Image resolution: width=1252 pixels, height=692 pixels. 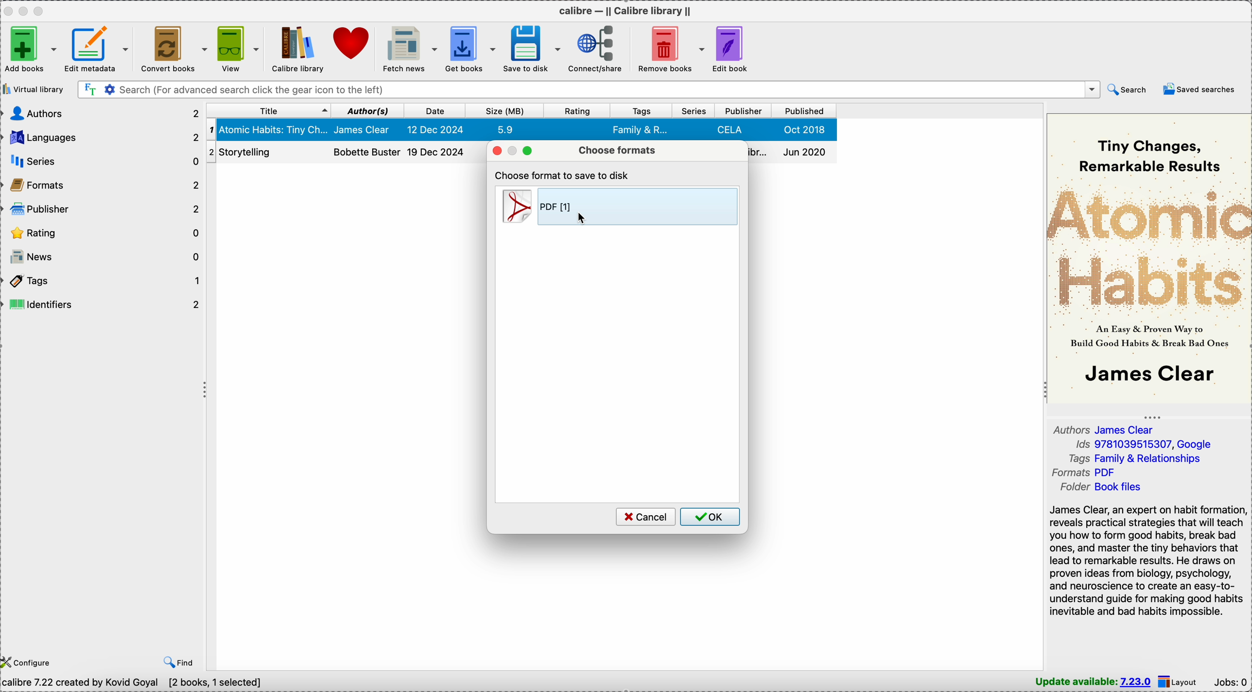 What do you see at coordinates (587, 89) in the screenshot?
I see `search bar` at bounding box center [587, 89].